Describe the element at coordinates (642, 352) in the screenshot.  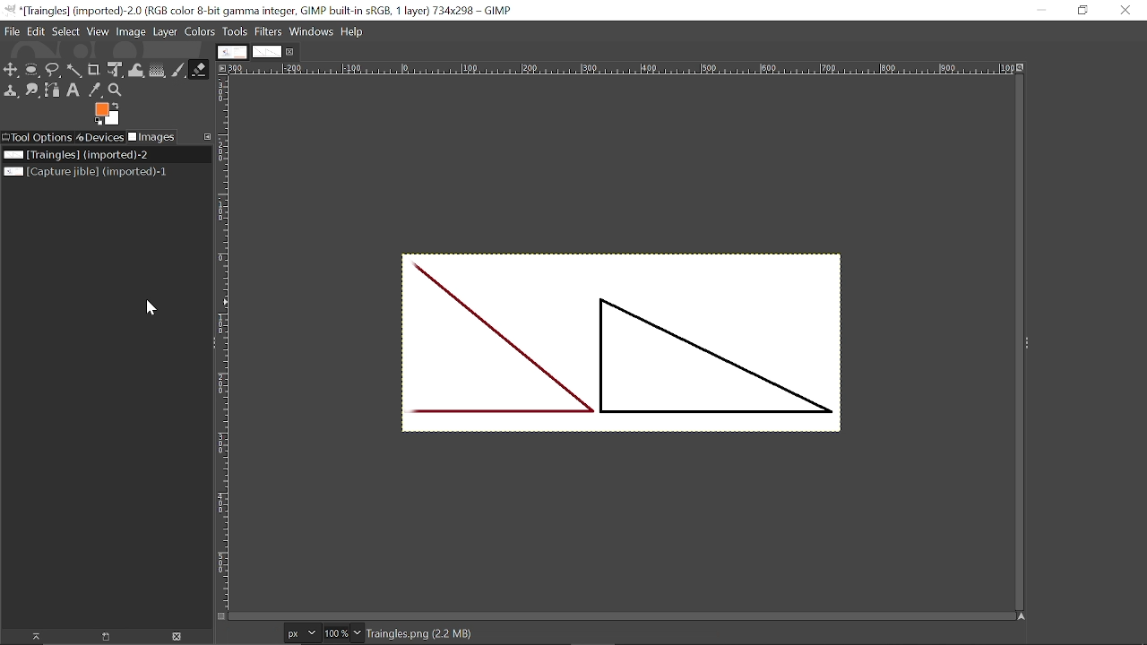
I see `Current image` at that location.